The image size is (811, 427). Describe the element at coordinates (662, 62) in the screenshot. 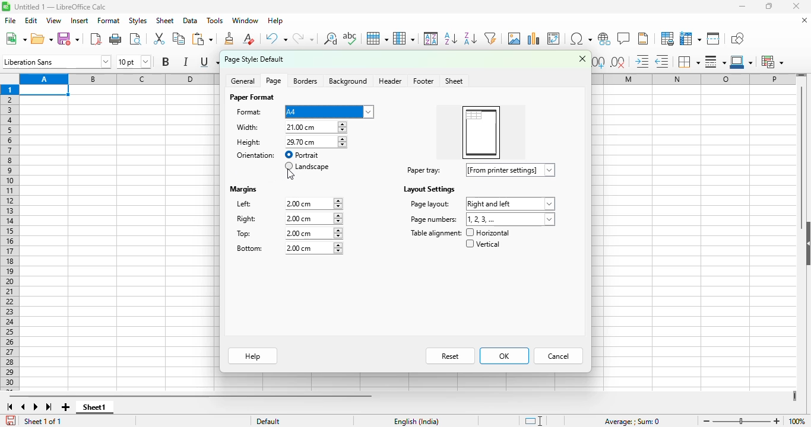

I see `decrease indent` at that location.